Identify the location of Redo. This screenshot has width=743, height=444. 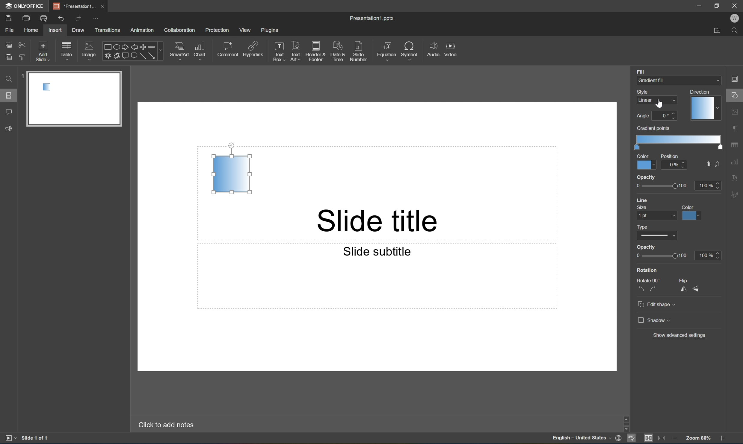
(78, 19).